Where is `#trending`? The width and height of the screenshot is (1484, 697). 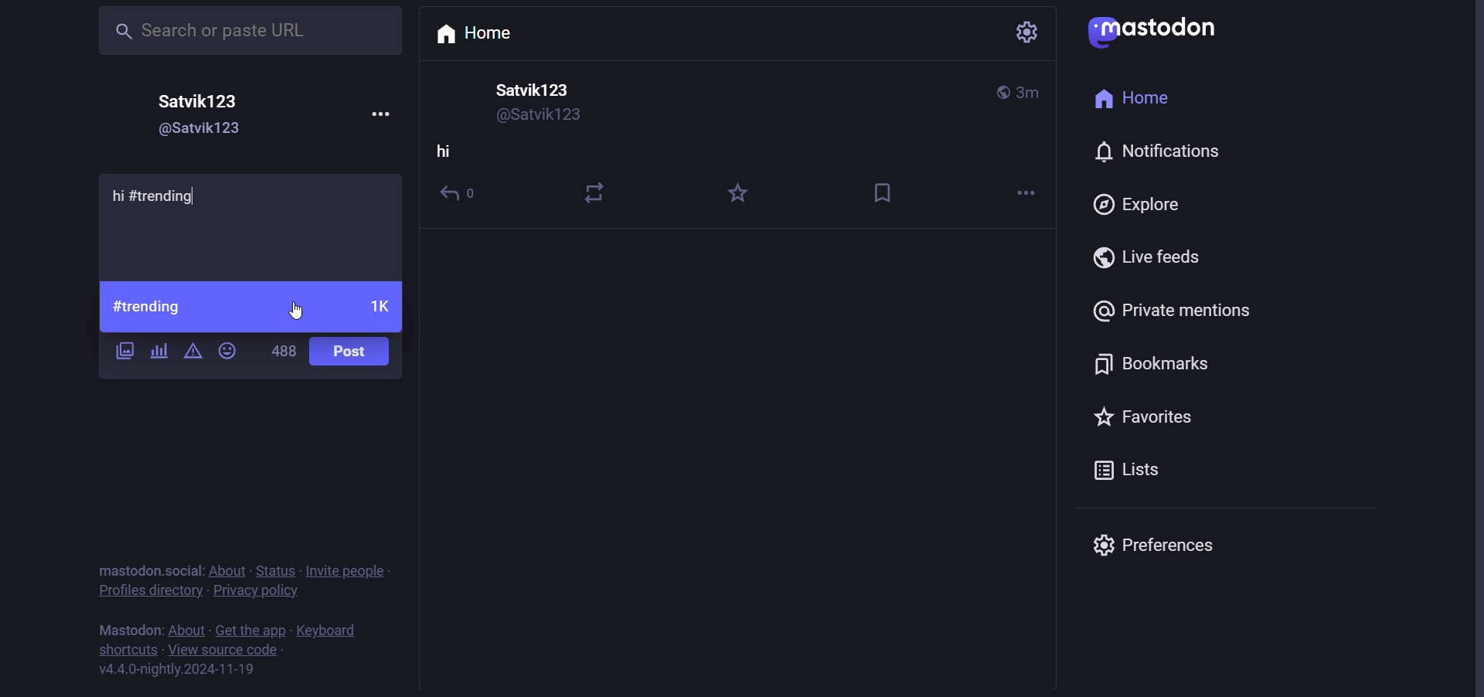
#trending is located at coordinates (149, 307).